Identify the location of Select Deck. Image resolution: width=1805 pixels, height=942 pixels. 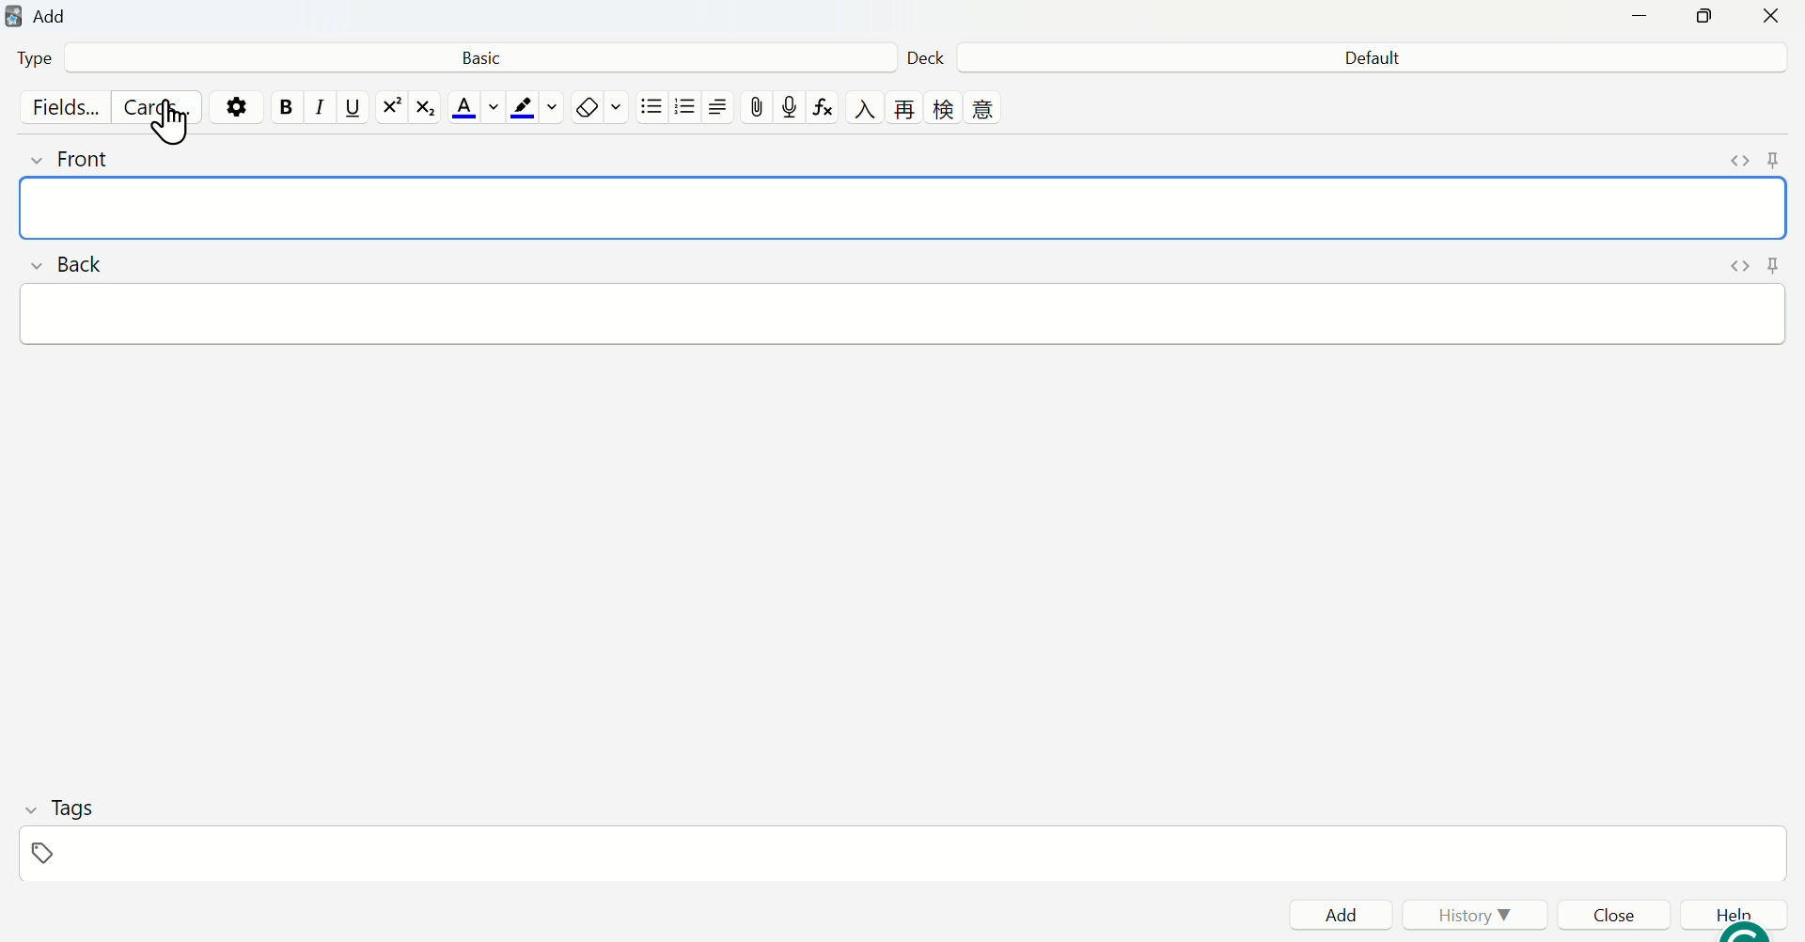
(1374, 56).